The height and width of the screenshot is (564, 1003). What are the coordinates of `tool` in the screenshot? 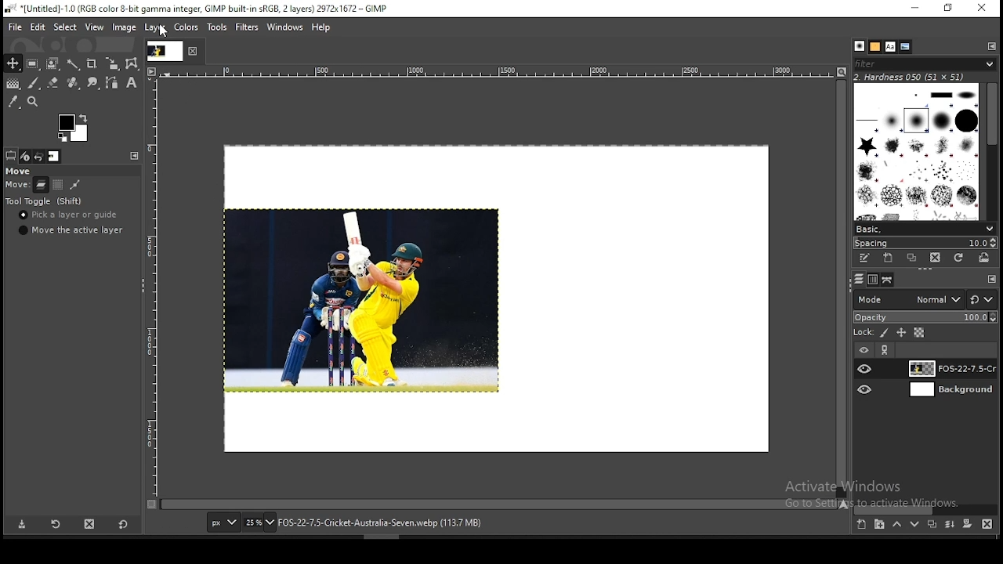 It's located at (992, 280).